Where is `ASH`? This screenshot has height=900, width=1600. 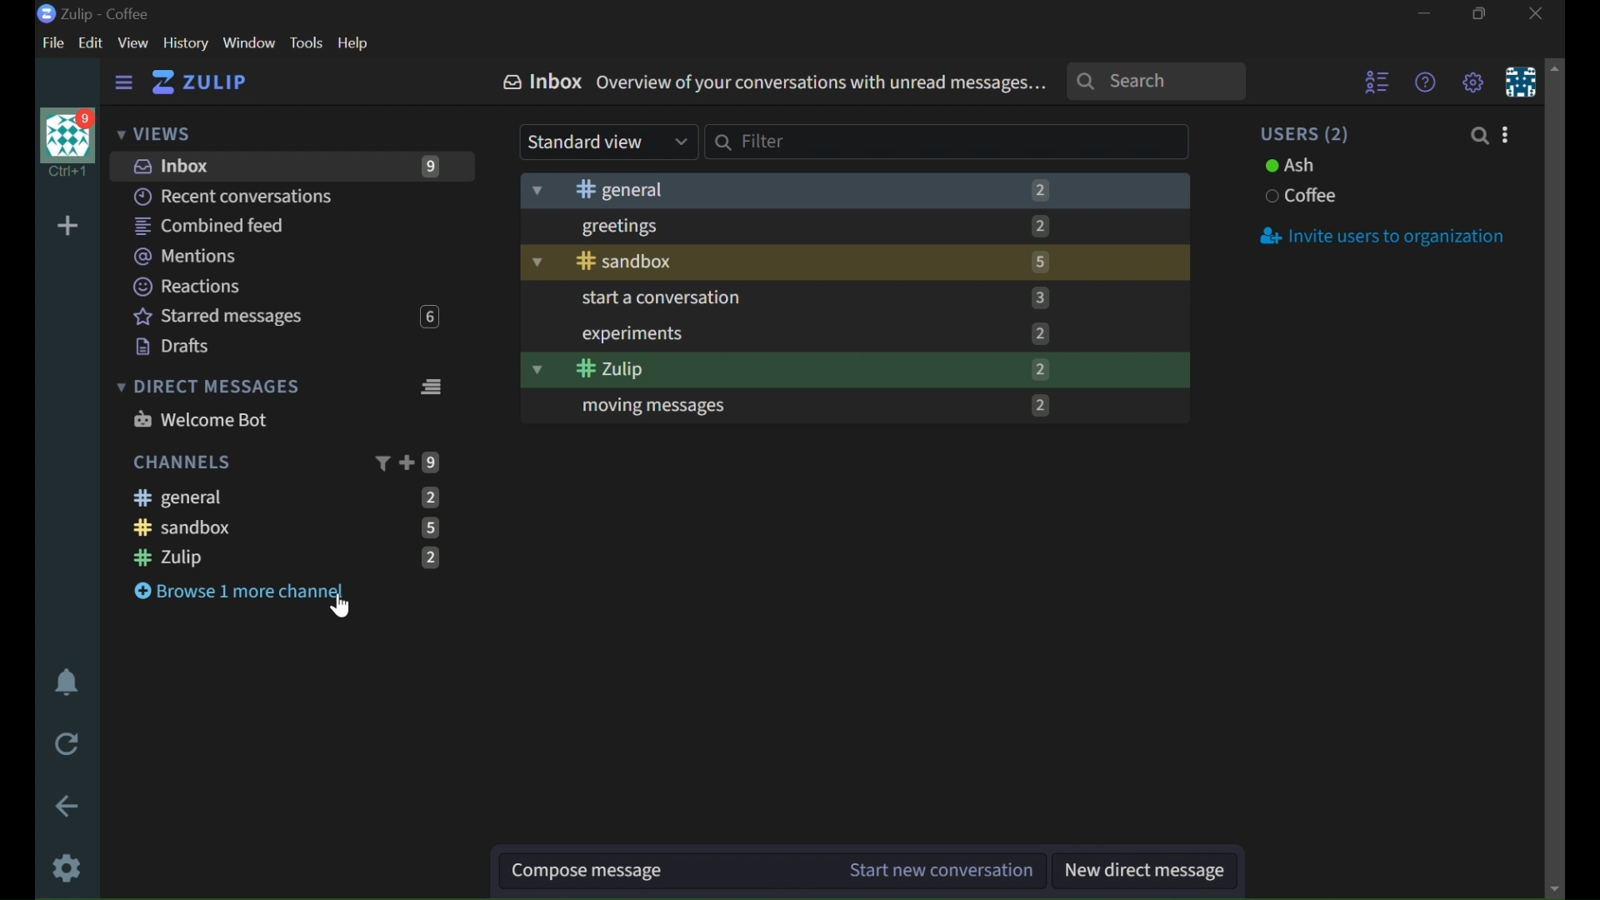
ASH is located at coordinates (1295, 164).